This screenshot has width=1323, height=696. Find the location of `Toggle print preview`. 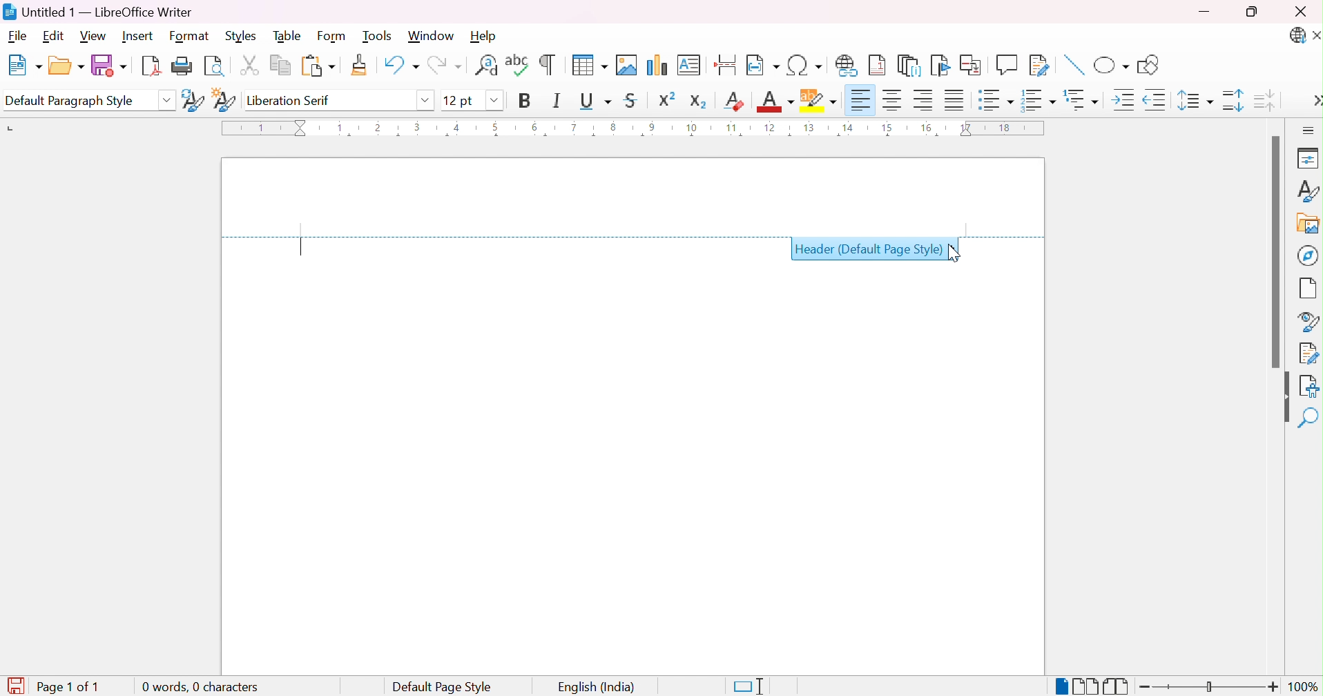

Toggle print preview is located at coordinates (215, 68).